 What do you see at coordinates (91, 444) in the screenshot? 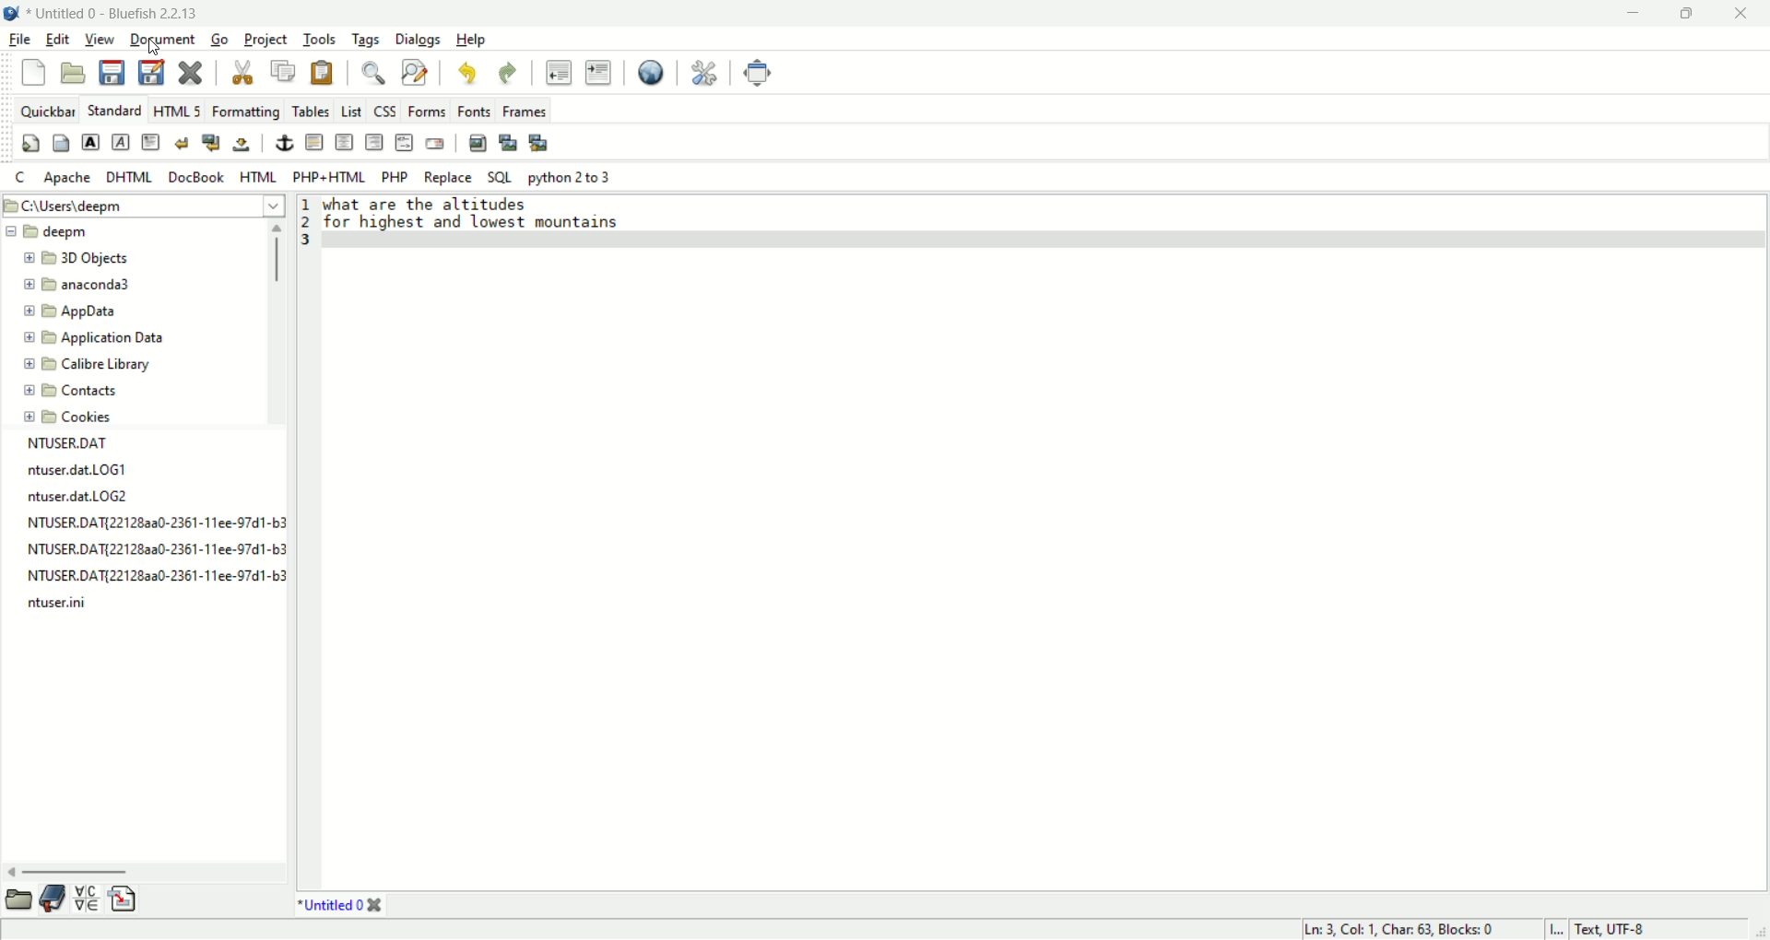
I see `file name` at bounding box center [91, 444].